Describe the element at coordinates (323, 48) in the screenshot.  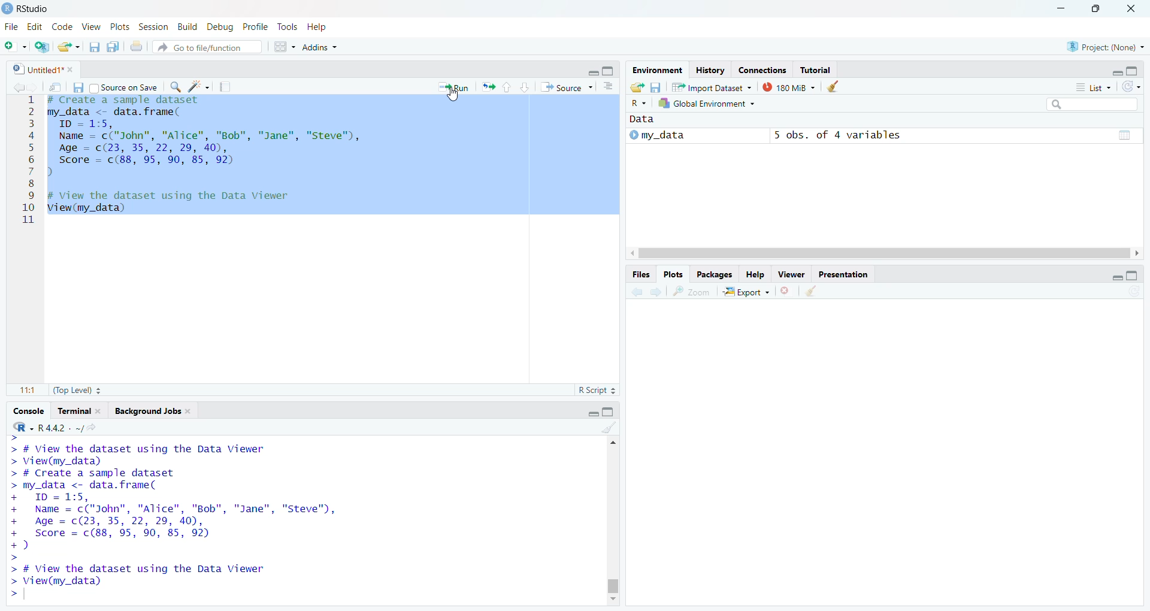
I see `Addns` at that location.